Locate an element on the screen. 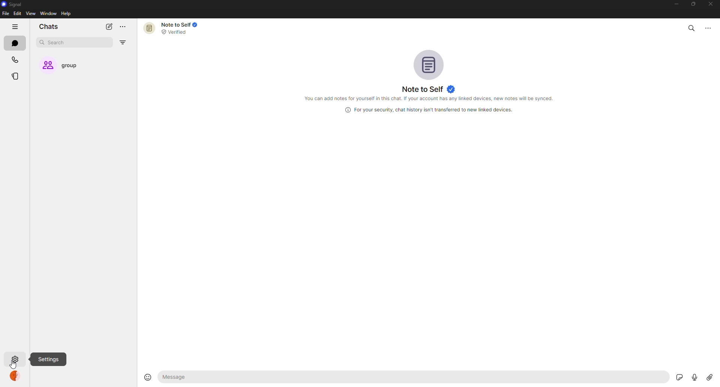 The height and width of the screenshot is (387, 720). window is located at coordinates (49, 14).